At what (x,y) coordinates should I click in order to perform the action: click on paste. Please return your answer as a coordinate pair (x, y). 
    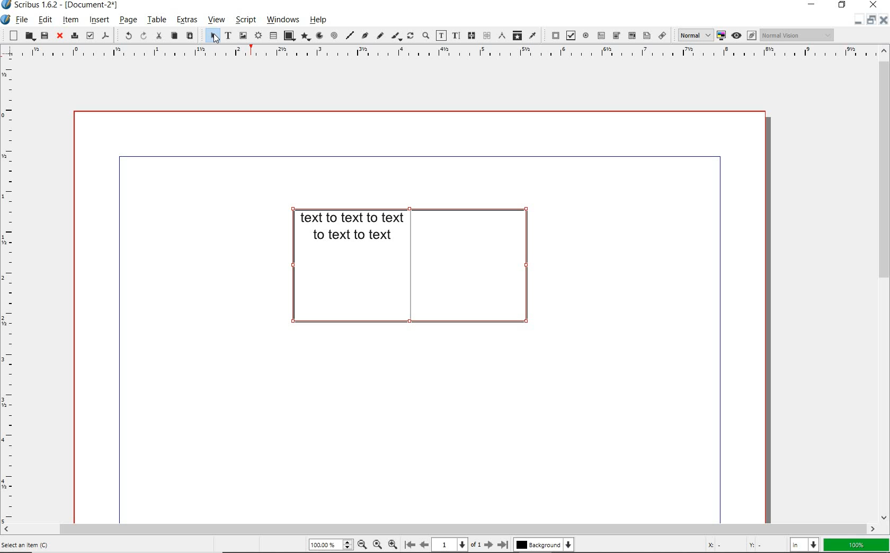
    Looking at the image, I should click on (190, 36).